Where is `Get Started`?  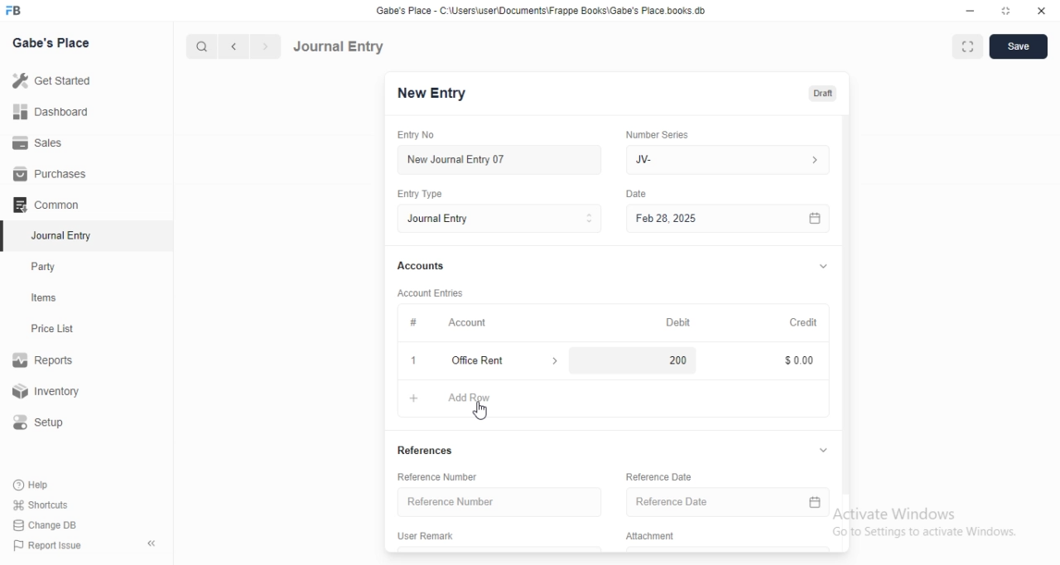 Get Started is located at coordinates (51, 82).